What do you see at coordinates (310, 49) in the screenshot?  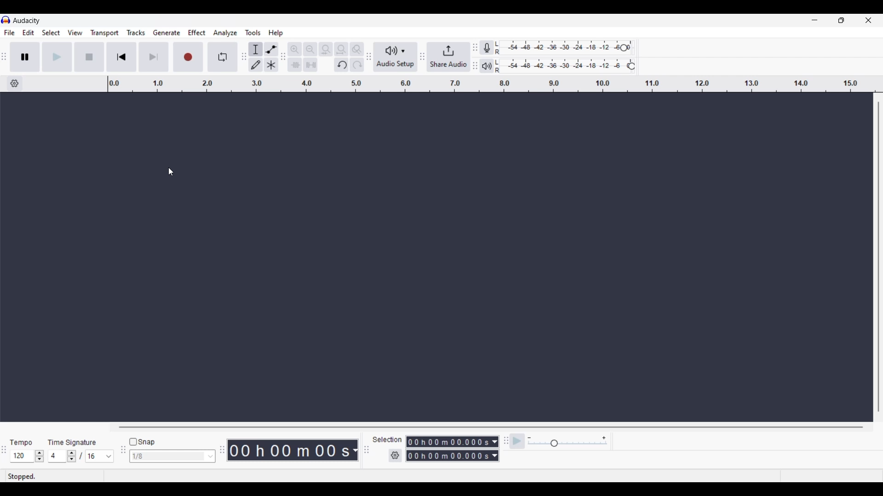 I see `Zoom out` at bounding box center [310, 49].